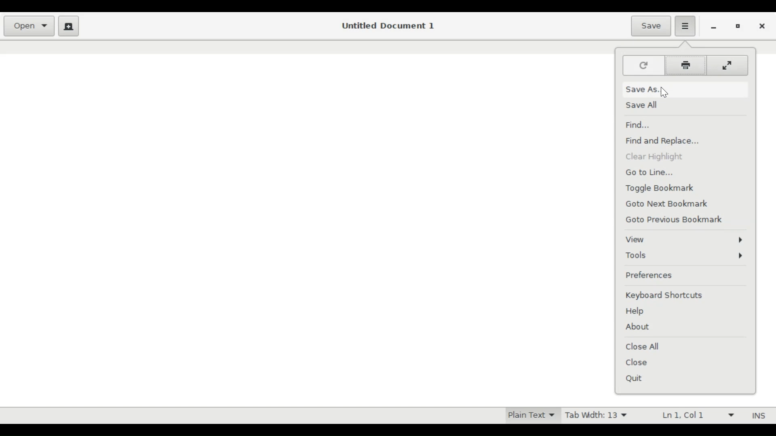 Image resolution: width=776 pixels, height=436 pixels. I want to click on Untitled Document 1, so click(387, 26).